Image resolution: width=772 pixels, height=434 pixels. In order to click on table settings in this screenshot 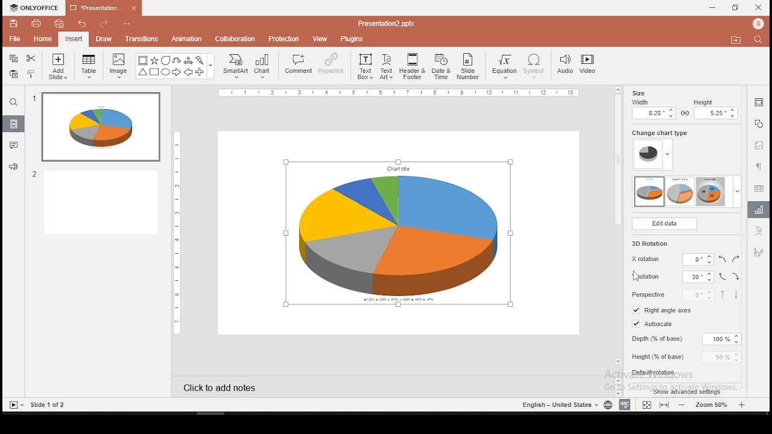, I will do `click(758, 187)`.